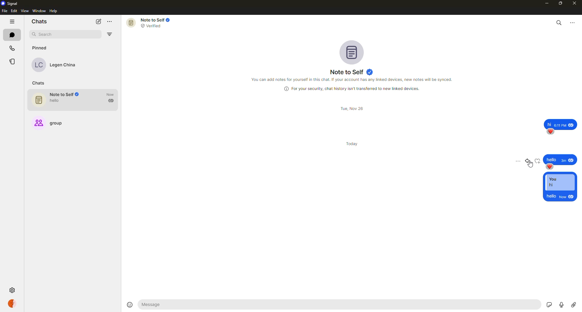  Describe the element at coordinates (352, 109) in the screenshot. I see `day` at that location.